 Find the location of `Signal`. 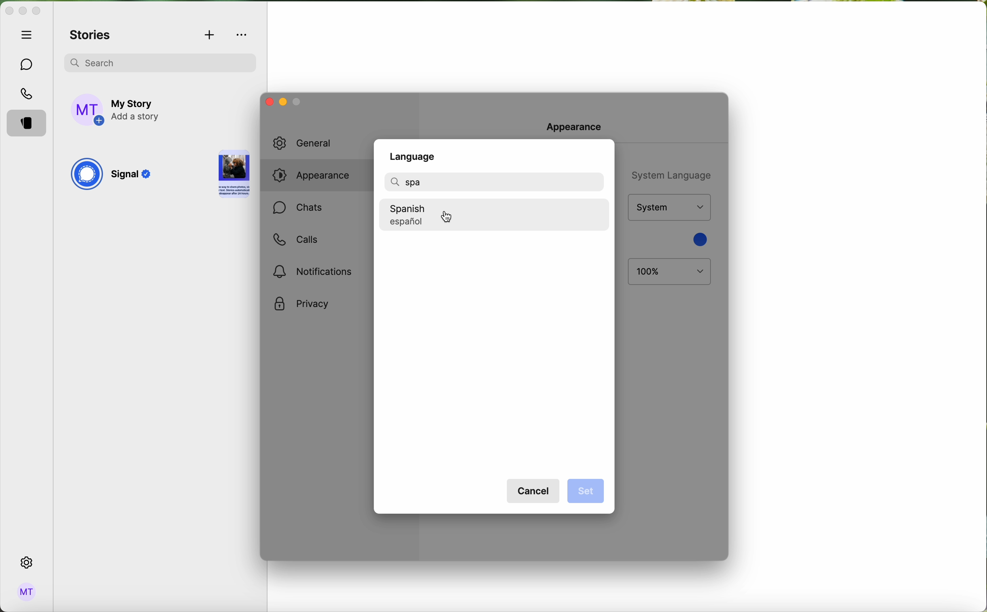

Signal is located at coordinates (133, 176).